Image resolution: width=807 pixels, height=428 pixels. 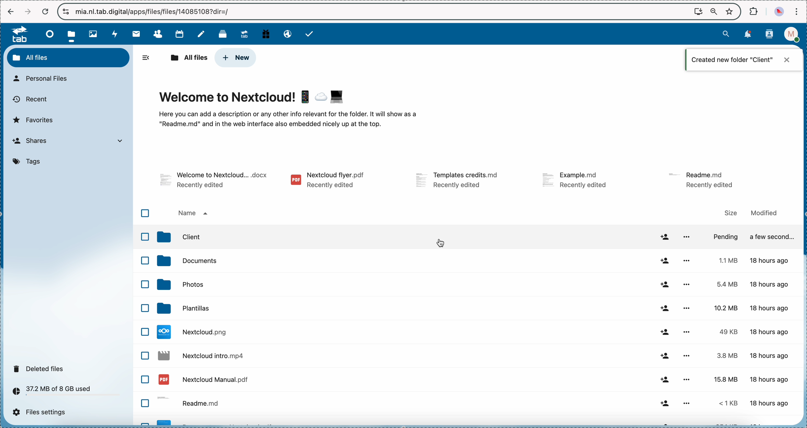 I want to click on file, so click(x=469, y=422).